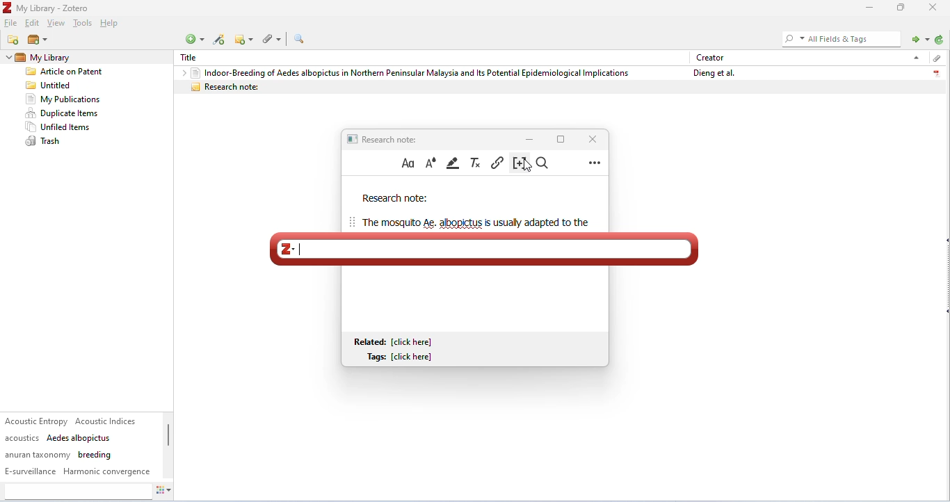 The width and height of the screenshot is (950, 502). Describe the element at coordinates (940, 40) in the screenshot. I see `sync with zotero.org` at that location.